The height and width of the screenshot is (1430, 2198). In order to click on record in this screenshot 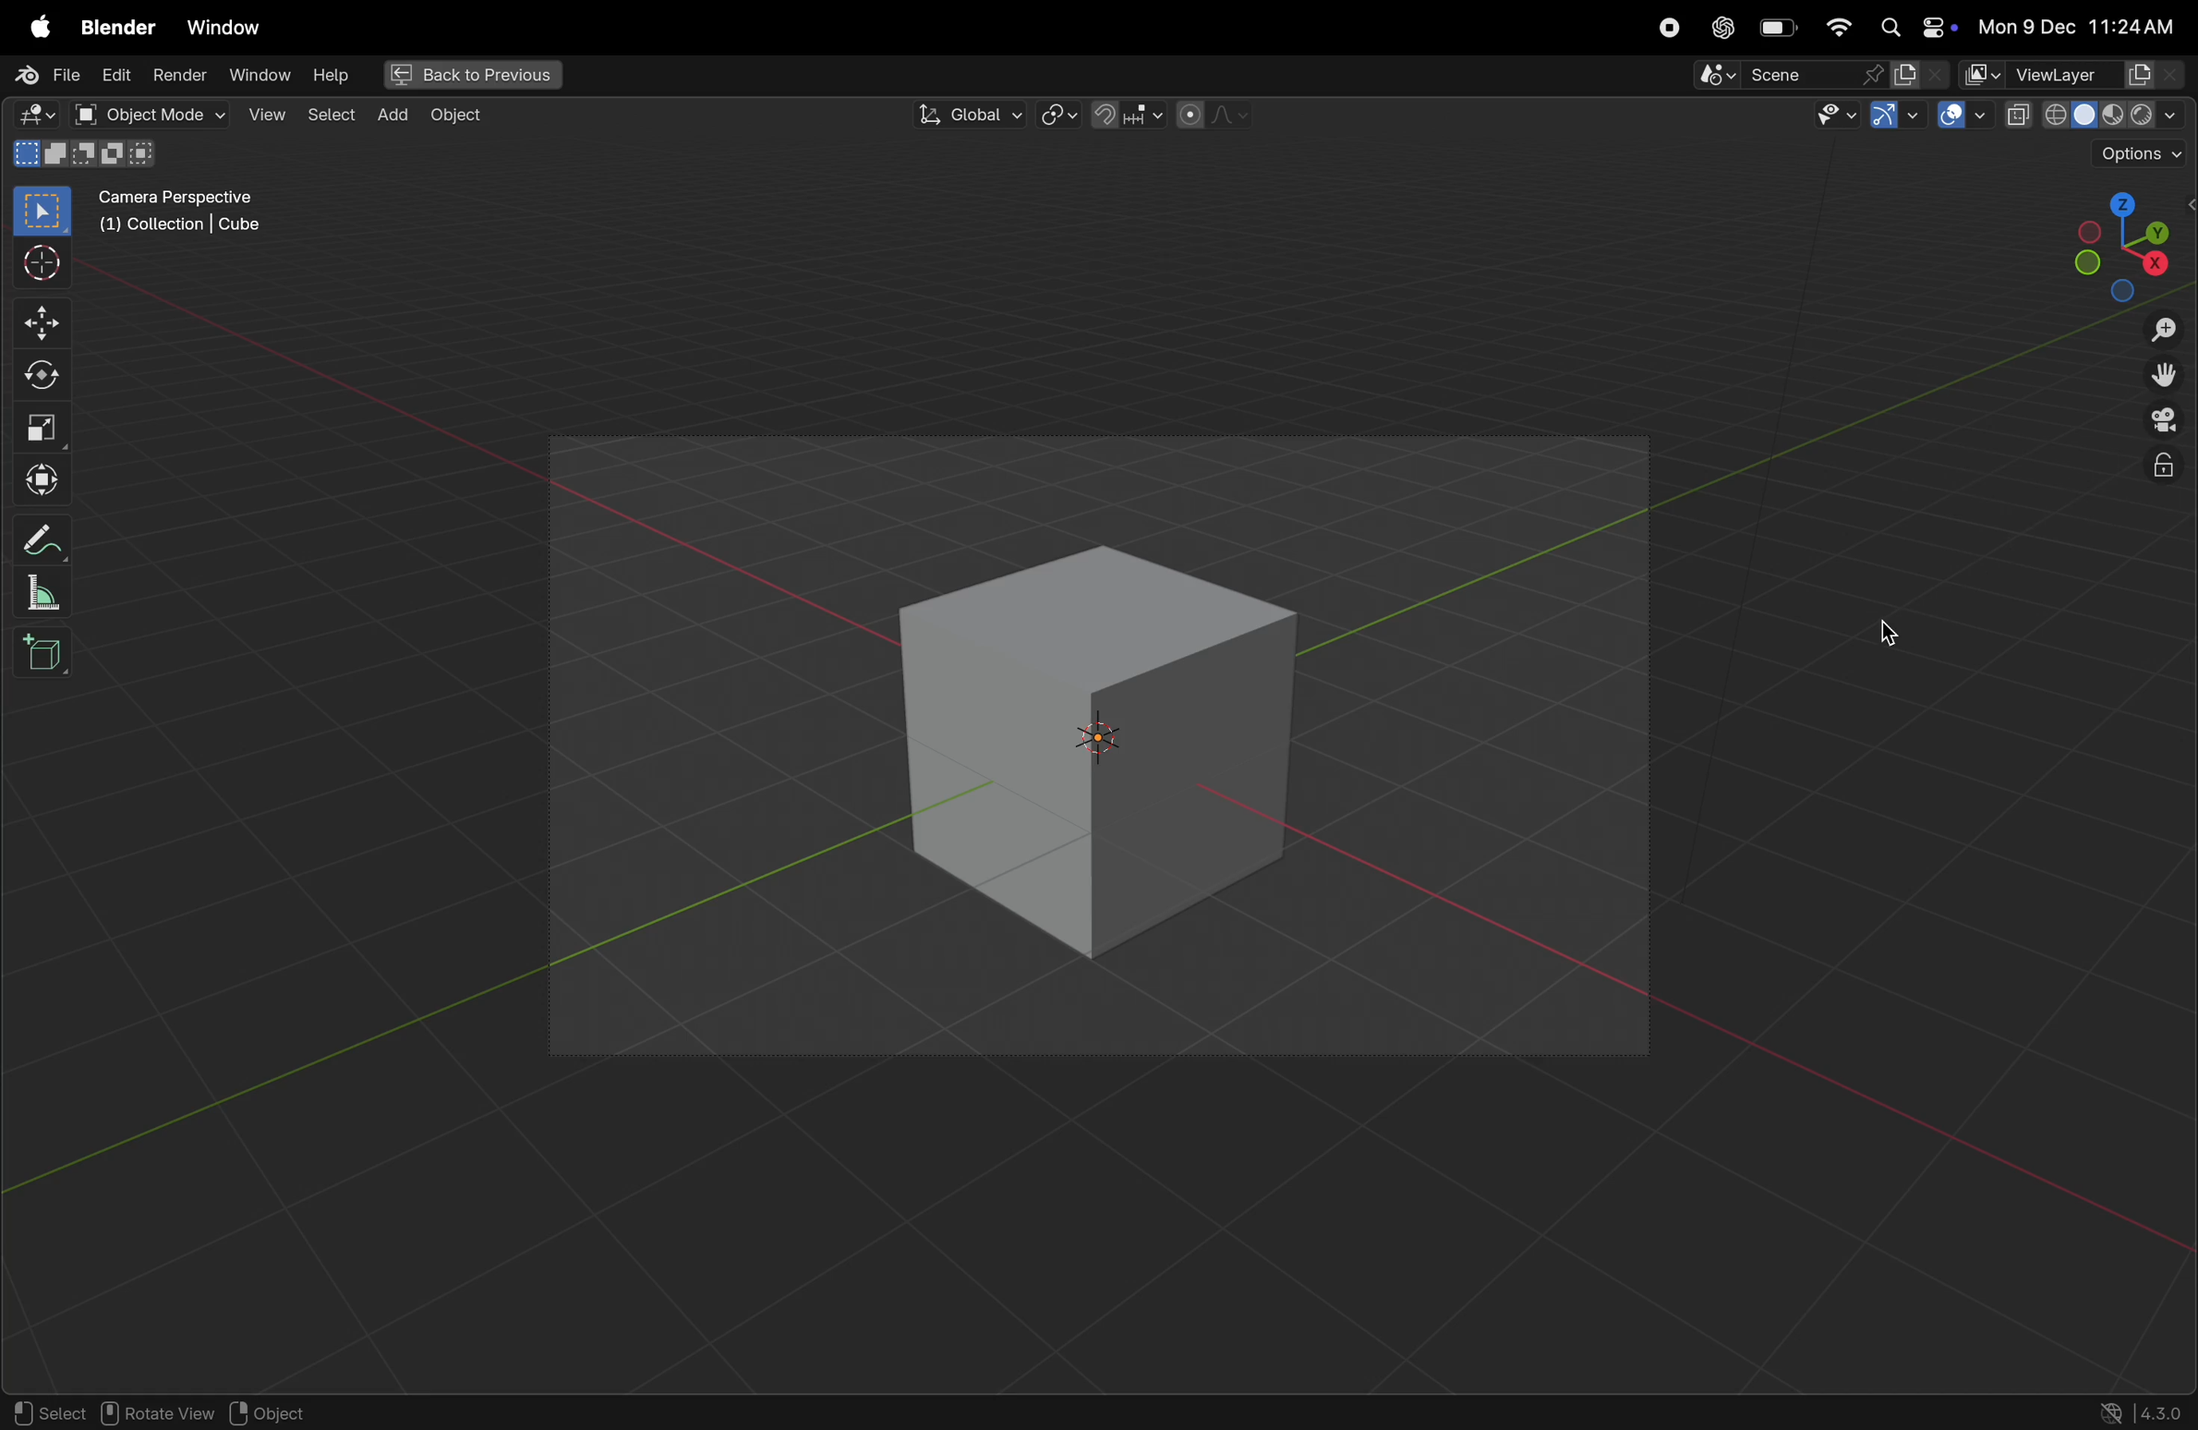, I will do `click(1662, 27)`.